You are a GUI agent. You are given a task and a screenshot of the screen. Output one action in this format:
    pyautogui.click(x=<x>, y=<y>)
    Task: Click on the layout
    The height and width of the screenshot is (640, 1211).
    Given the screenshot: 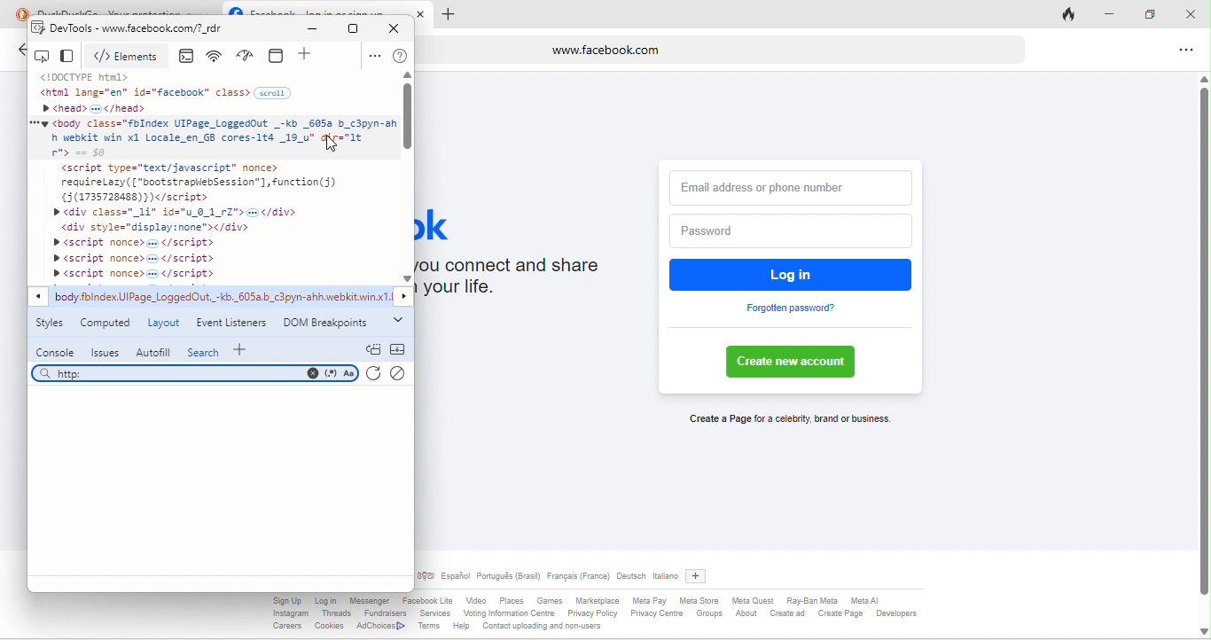 What is the action you would take?
    pyautogui.click(x=164, y=324)
    